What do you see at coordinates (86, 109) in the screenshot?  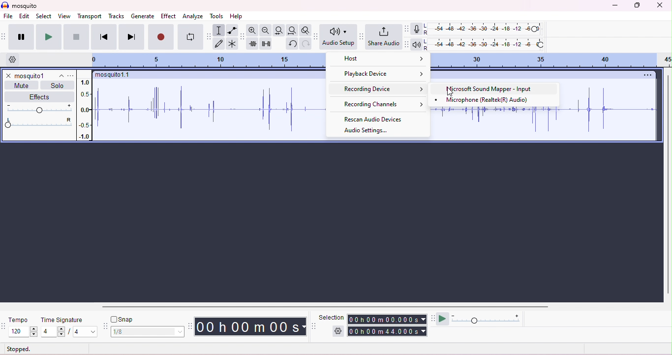 I see `amplitude` at bounding box center [86, 109].